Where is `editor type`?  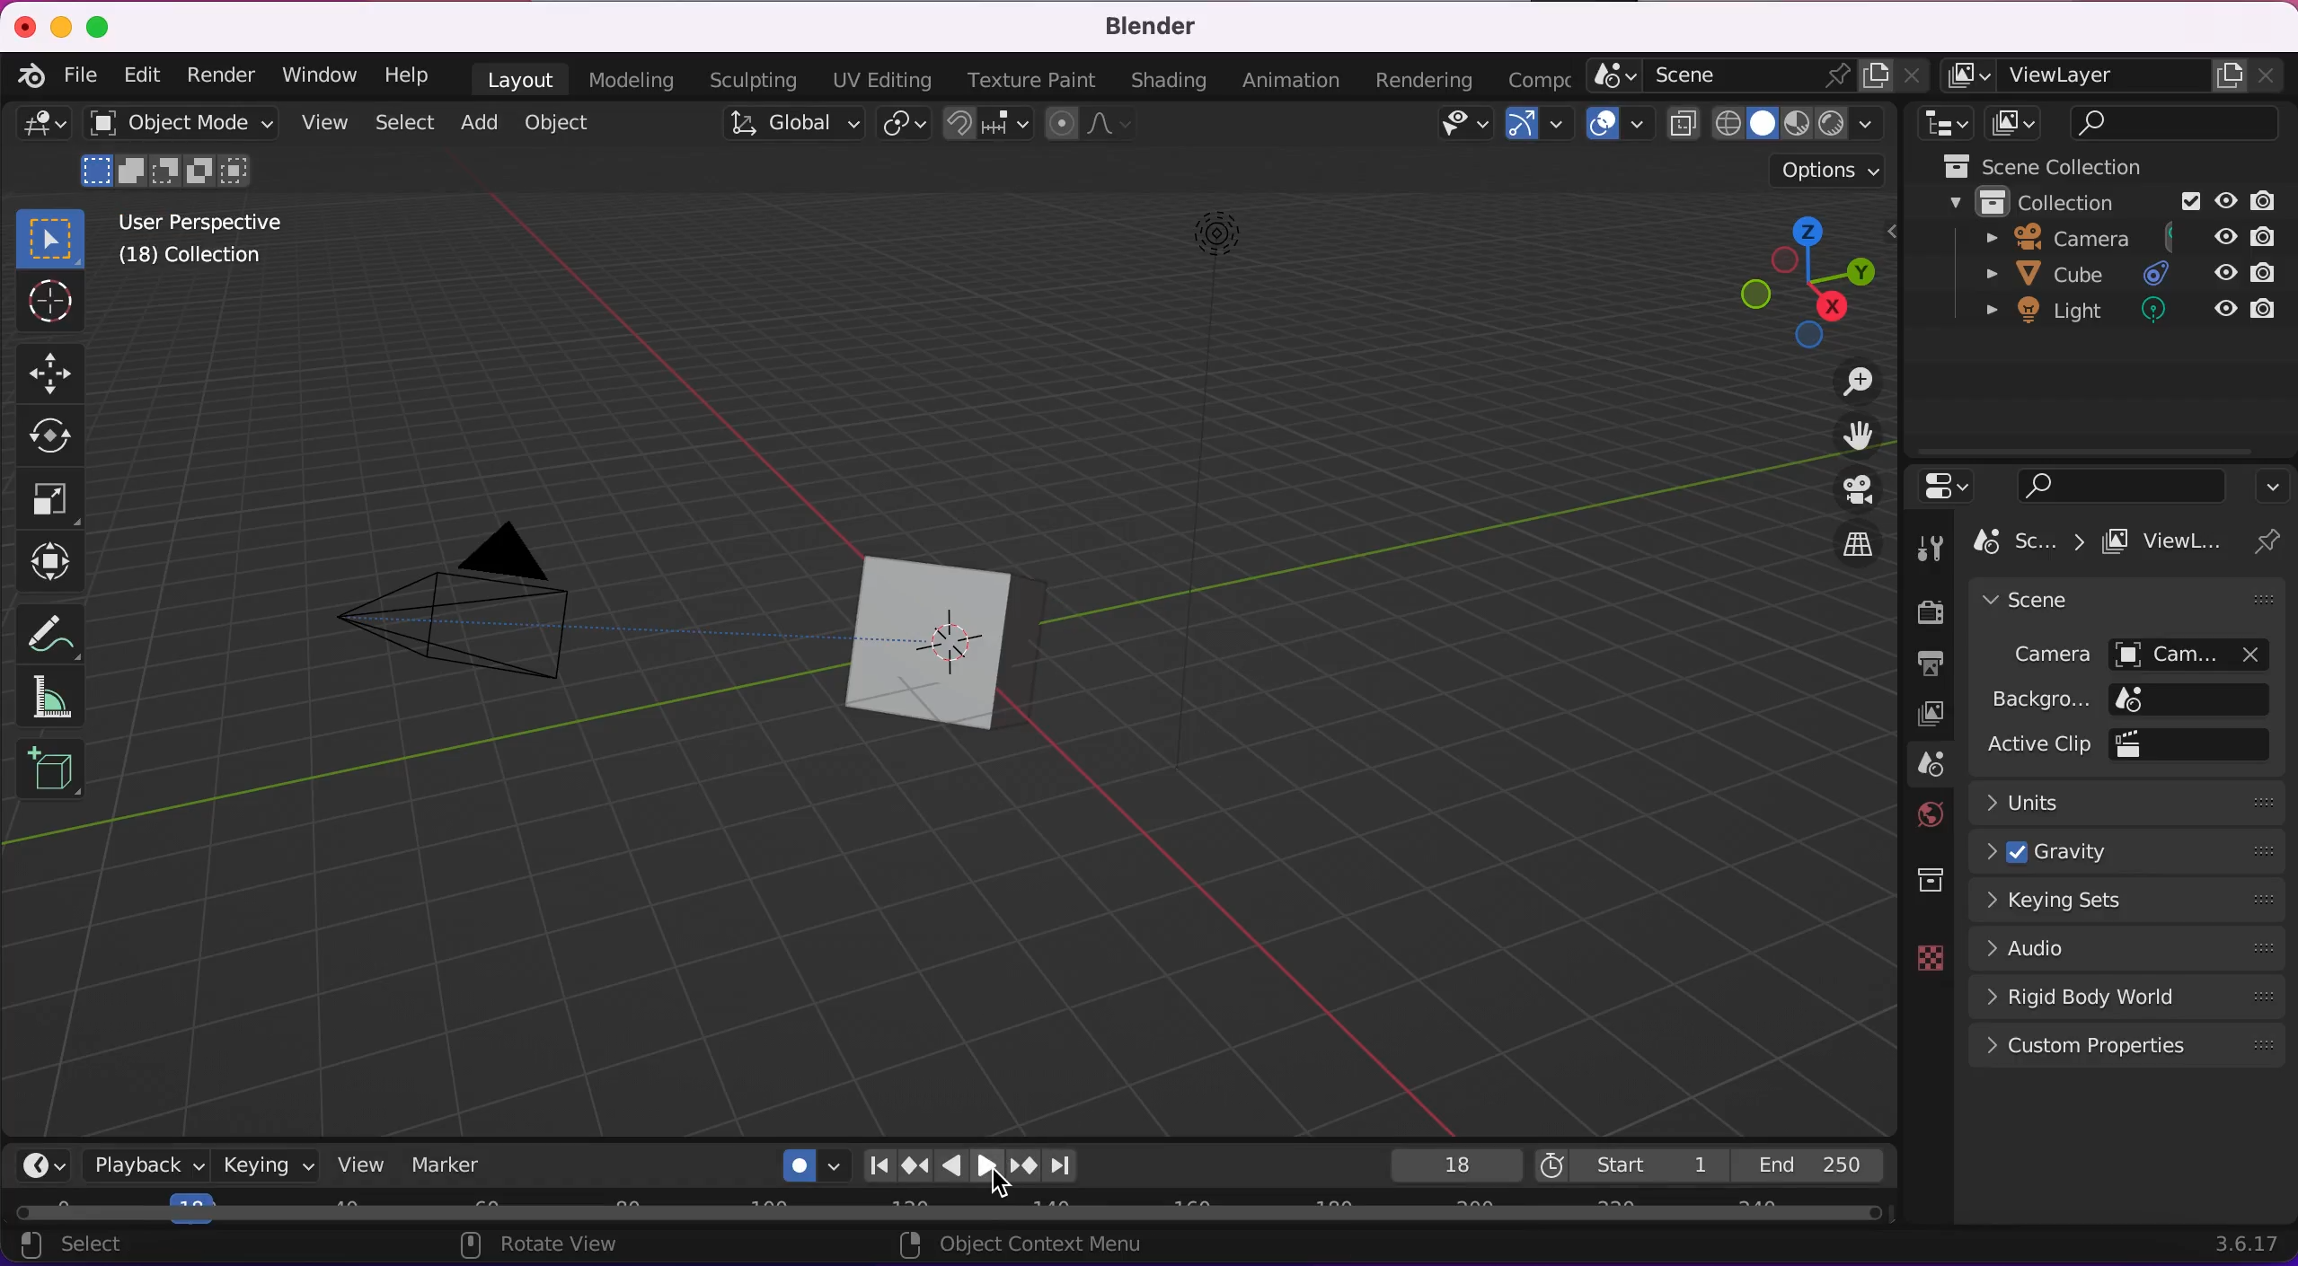 editor type is located at coordinates (38, 134).